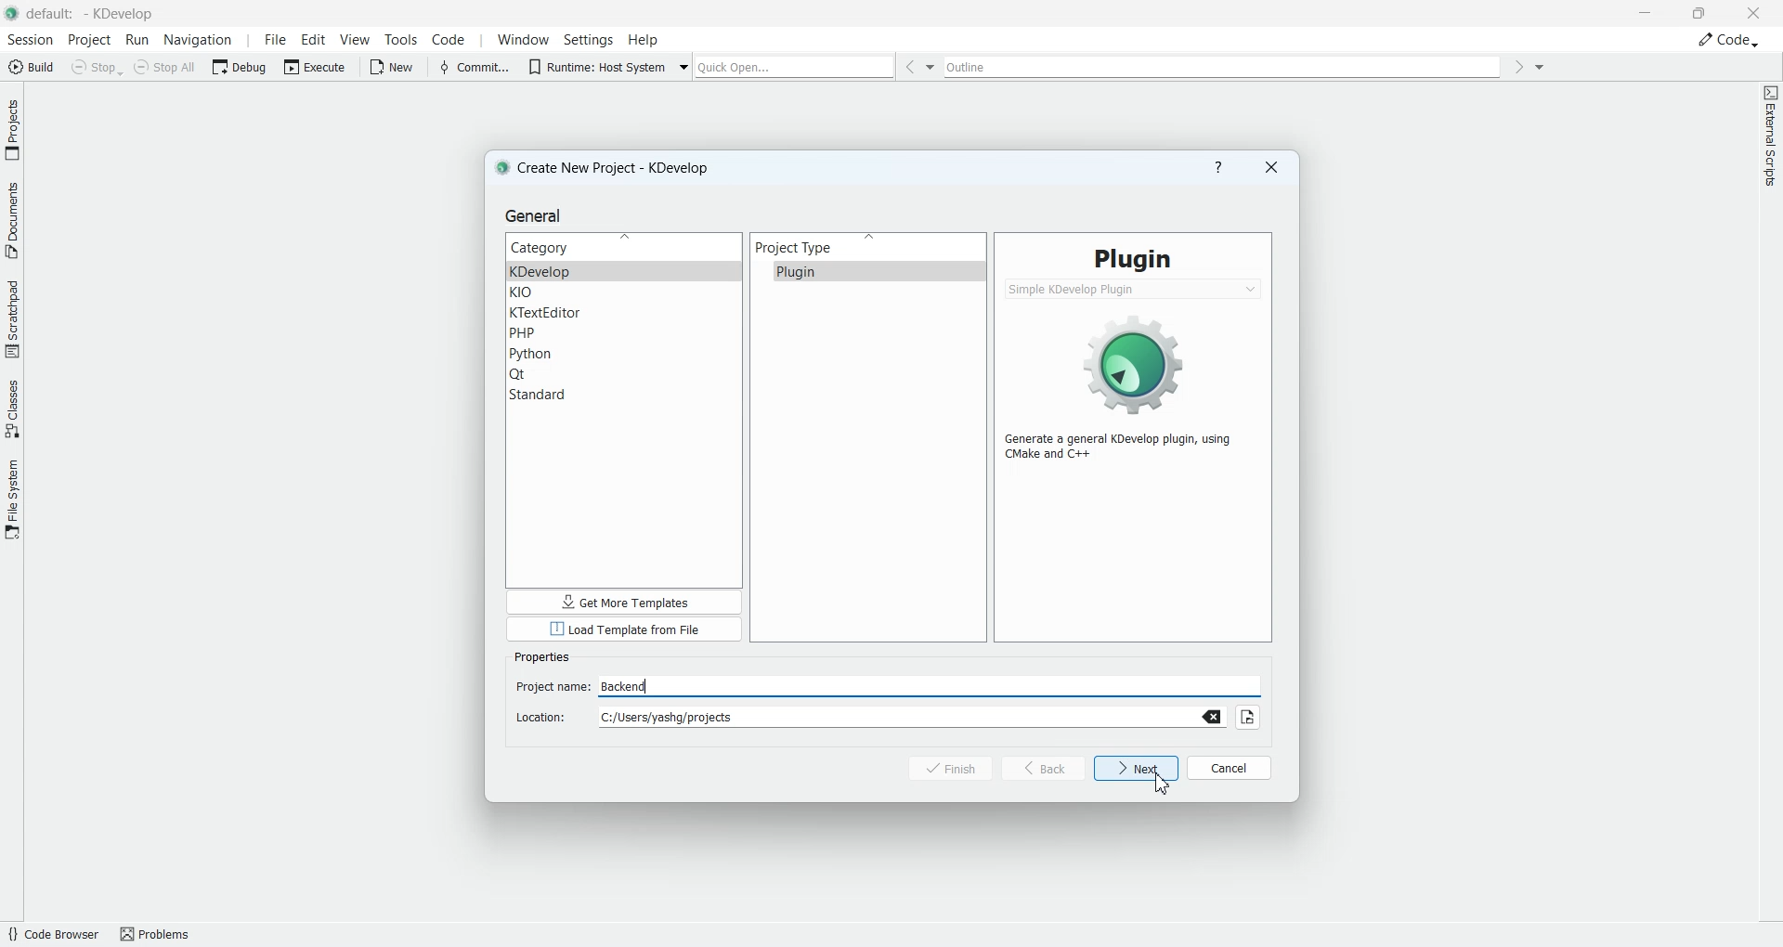  I want to click on Project Type, so click(868, 247).